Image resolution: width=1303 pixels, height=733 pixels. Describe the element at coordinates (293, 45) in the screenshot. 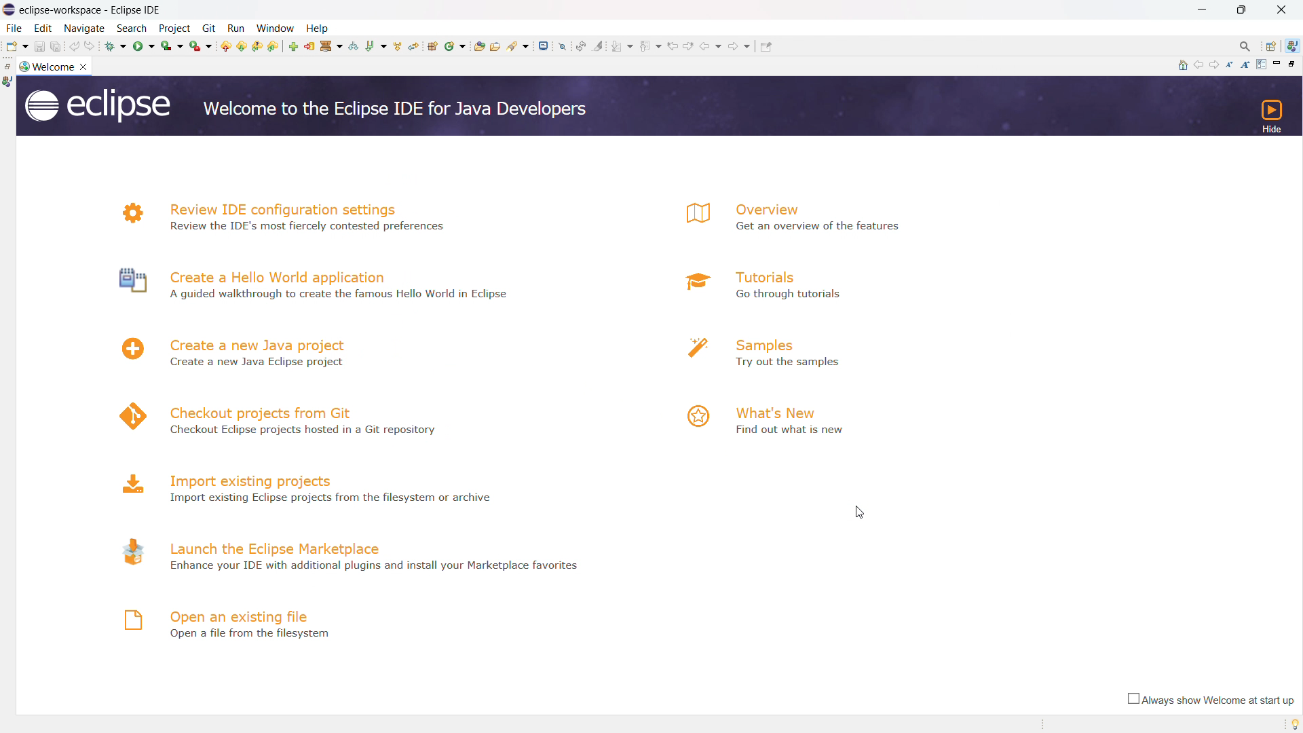

I see `add to index` at that location.